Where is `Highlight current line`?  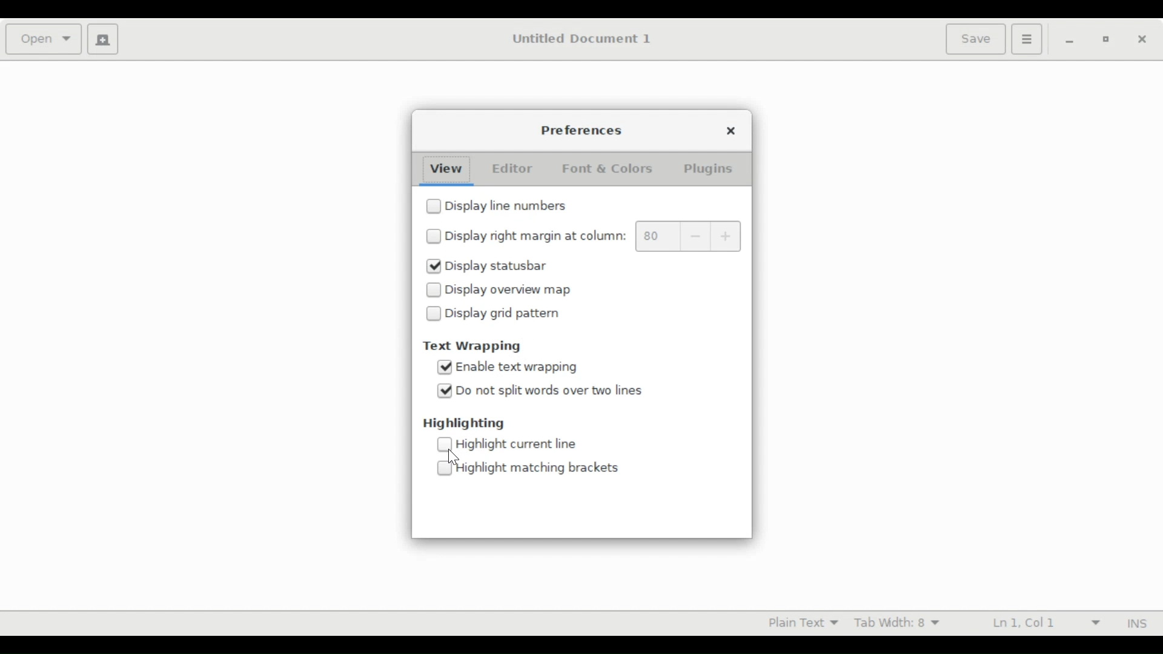
Highlight current line is located at coordinates (518, 444).